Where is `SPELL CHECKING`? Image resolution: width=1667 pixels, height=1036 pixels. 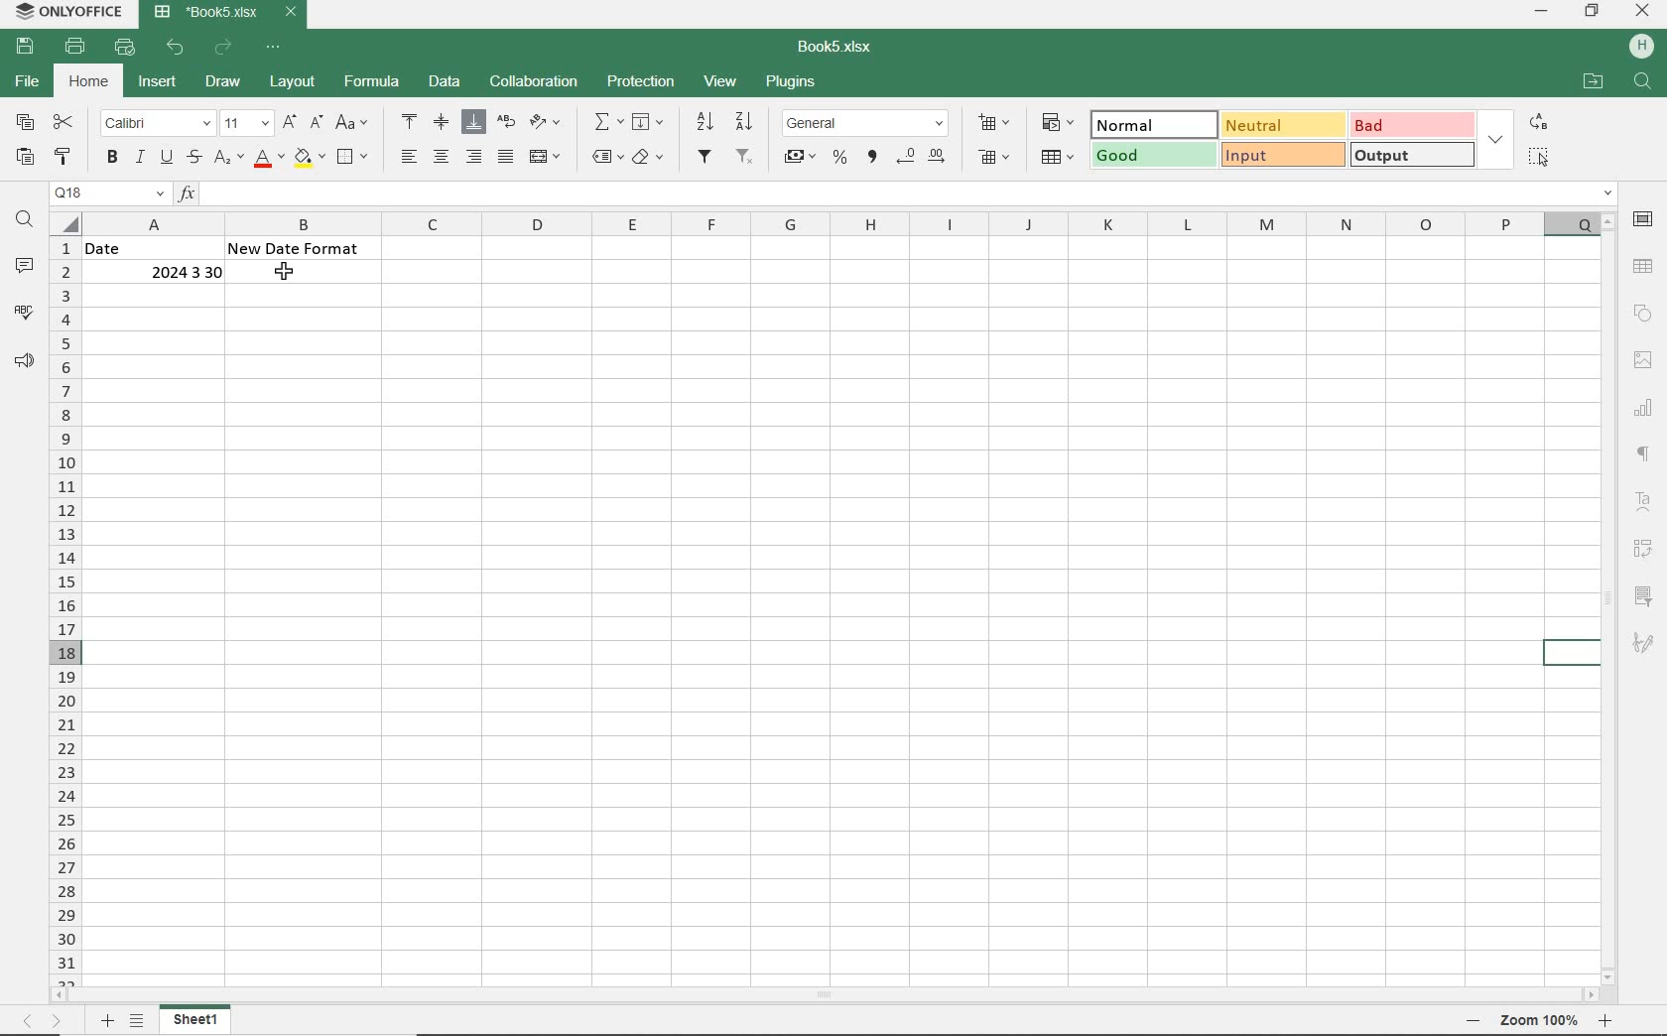 SPELL CHECKING is located at coordinates (25, 313).